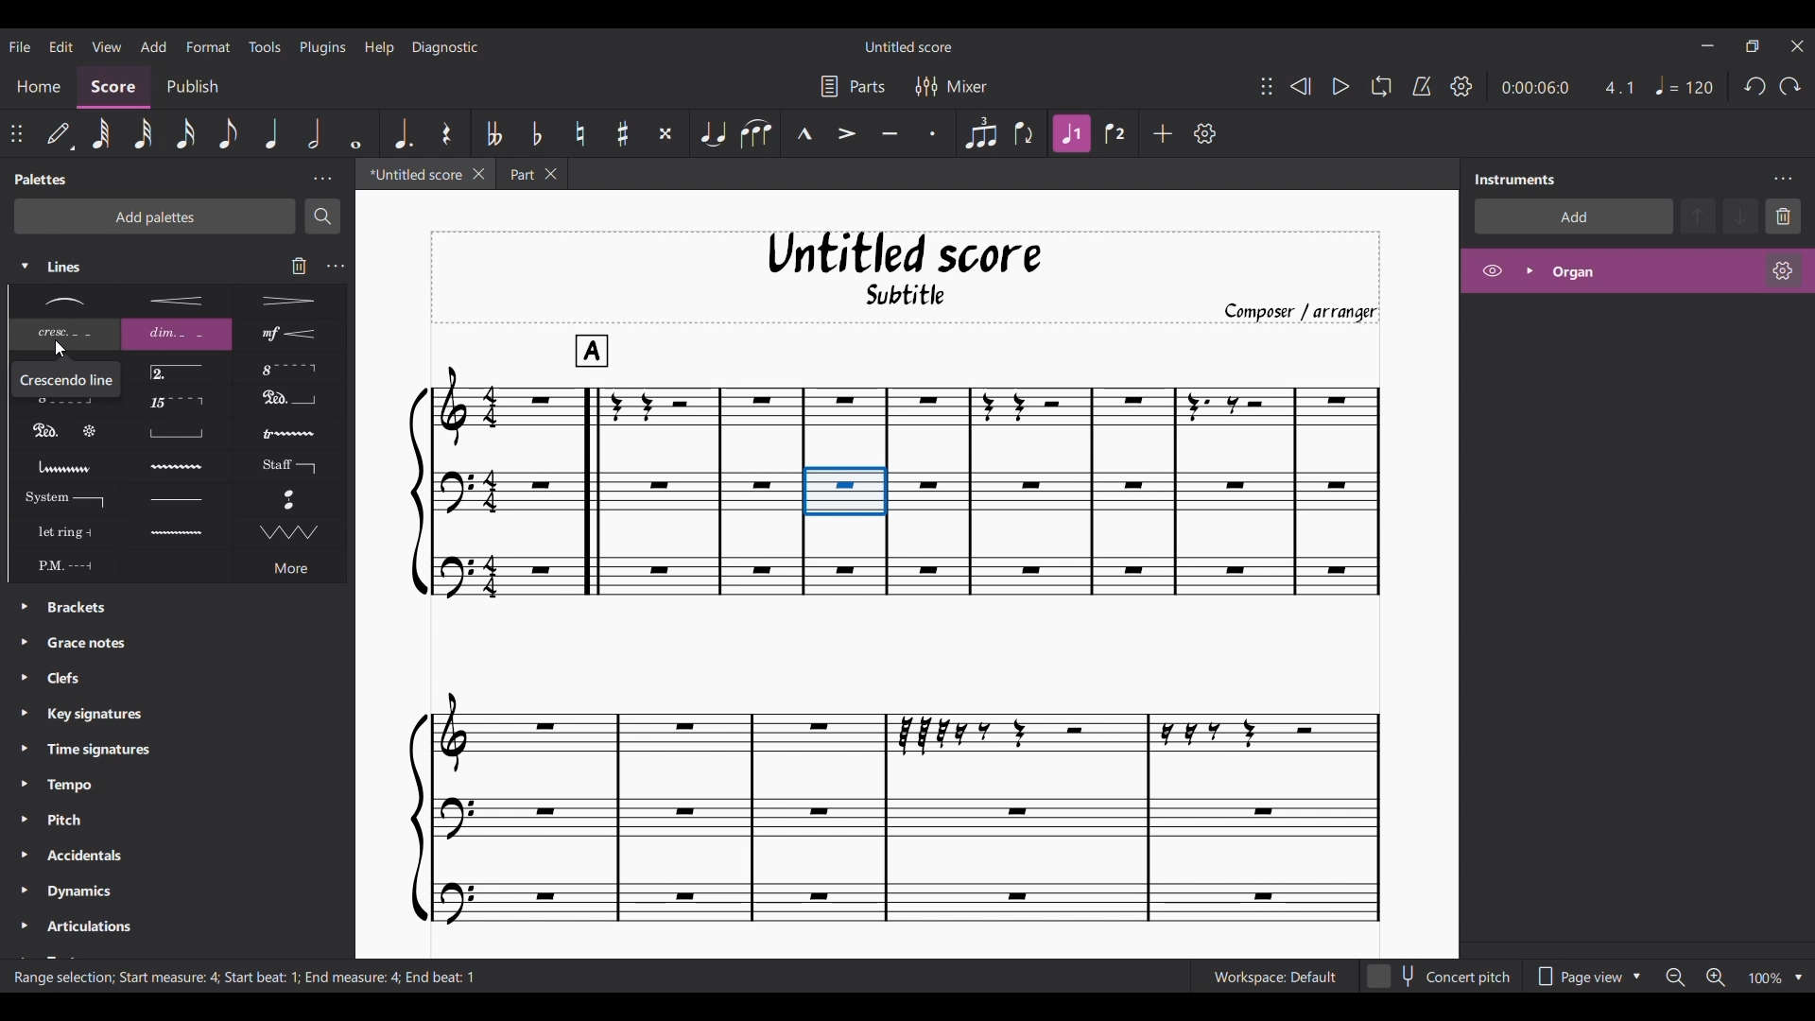 This screenshot has height=1021, width=1815. What do you see at coordinates (1072, 134) in the screenshot?
I see `Highlighted after current selection` at bounding box center [1072, 134].